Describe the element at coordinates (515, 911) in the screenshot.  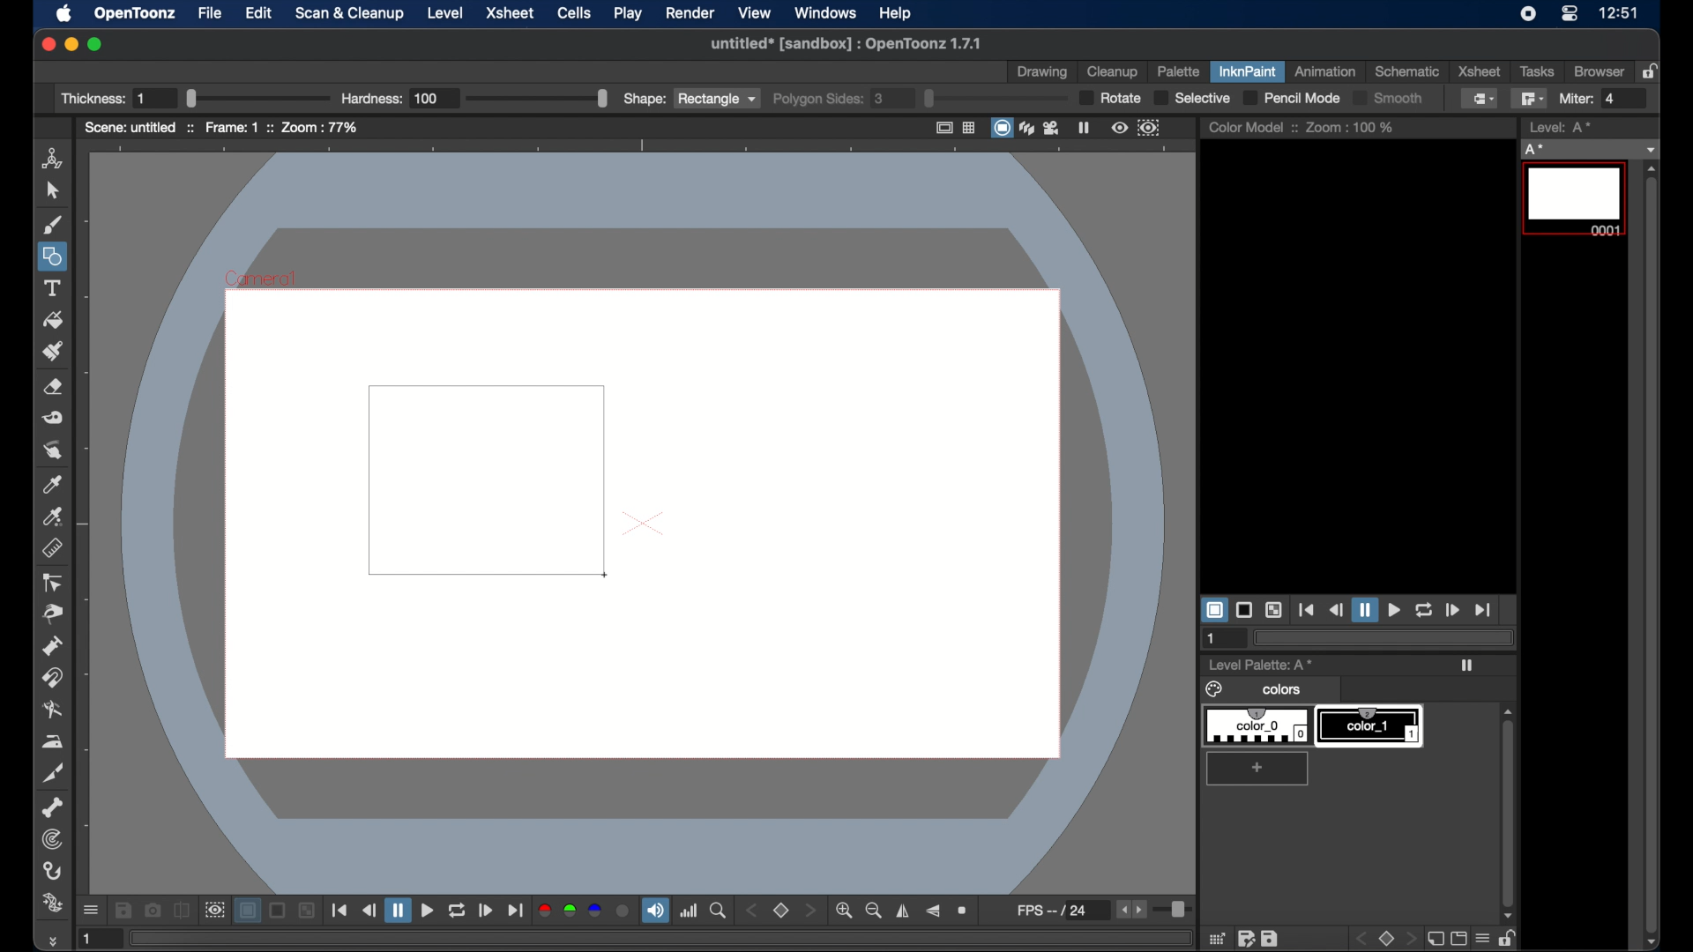
I see `jump to end` at that location.